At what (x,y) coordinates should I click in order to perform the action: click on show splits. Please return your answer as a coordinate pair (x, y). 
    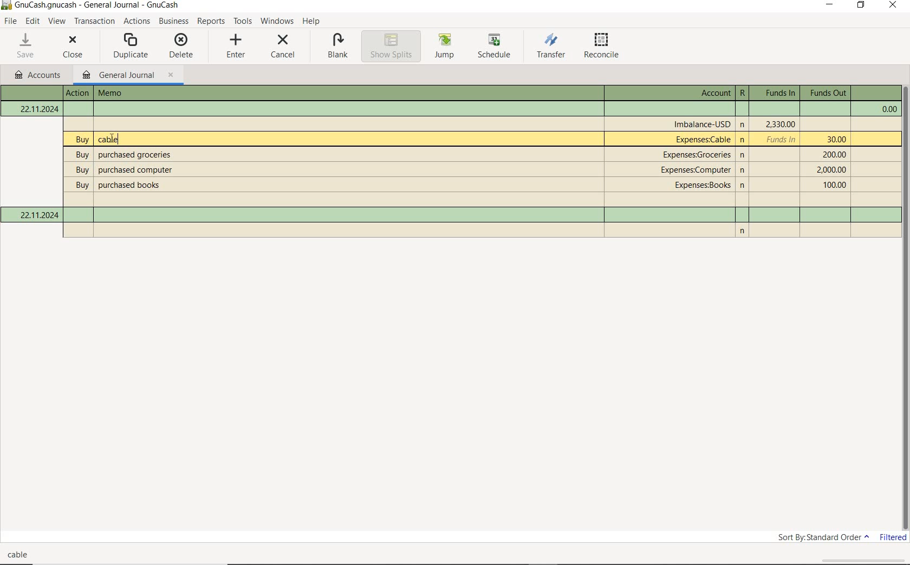
    Looking at the image, I should click on (391, 46).